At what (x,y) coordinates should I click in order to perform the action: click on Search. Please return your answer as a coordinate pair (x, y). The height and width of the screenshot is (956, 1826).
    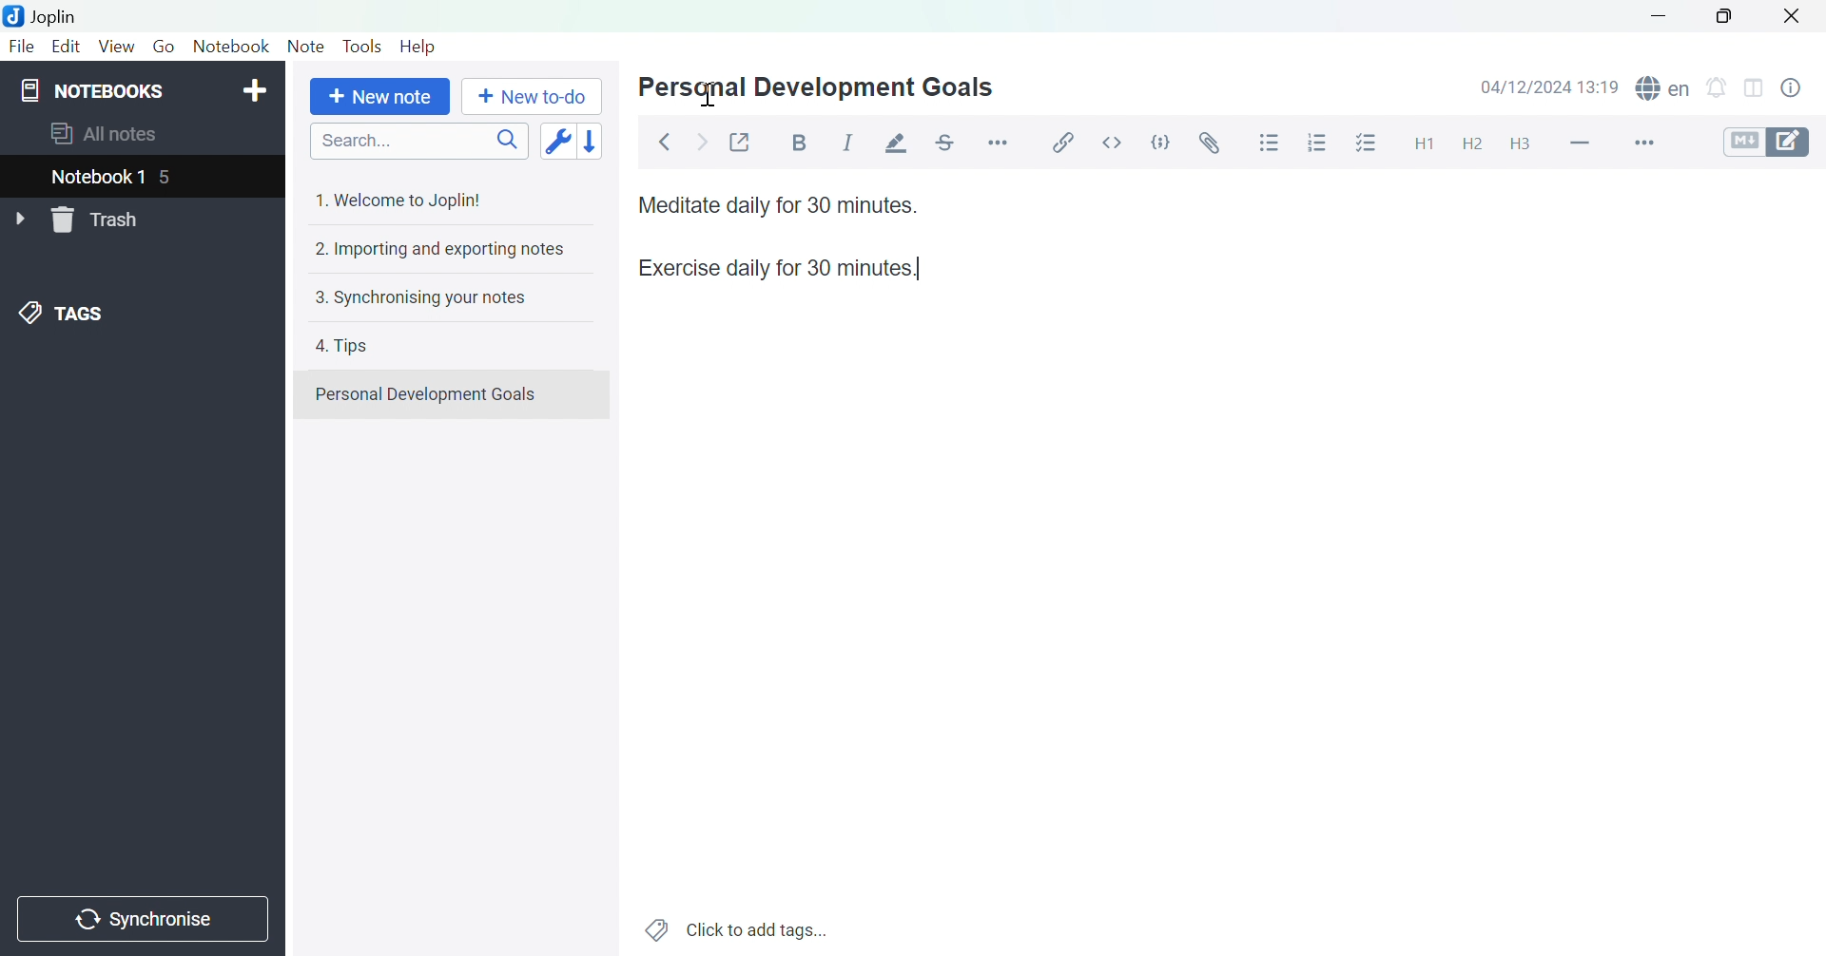
    Looking at the image, I should click on (418, 140).